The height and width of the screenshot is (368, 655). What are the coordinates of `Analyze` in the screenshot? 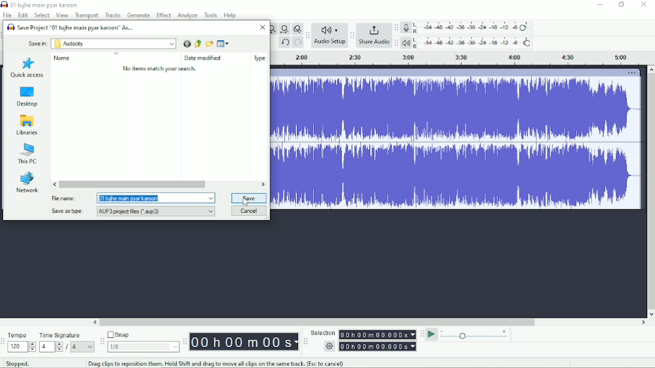 It's located at (188, 15).